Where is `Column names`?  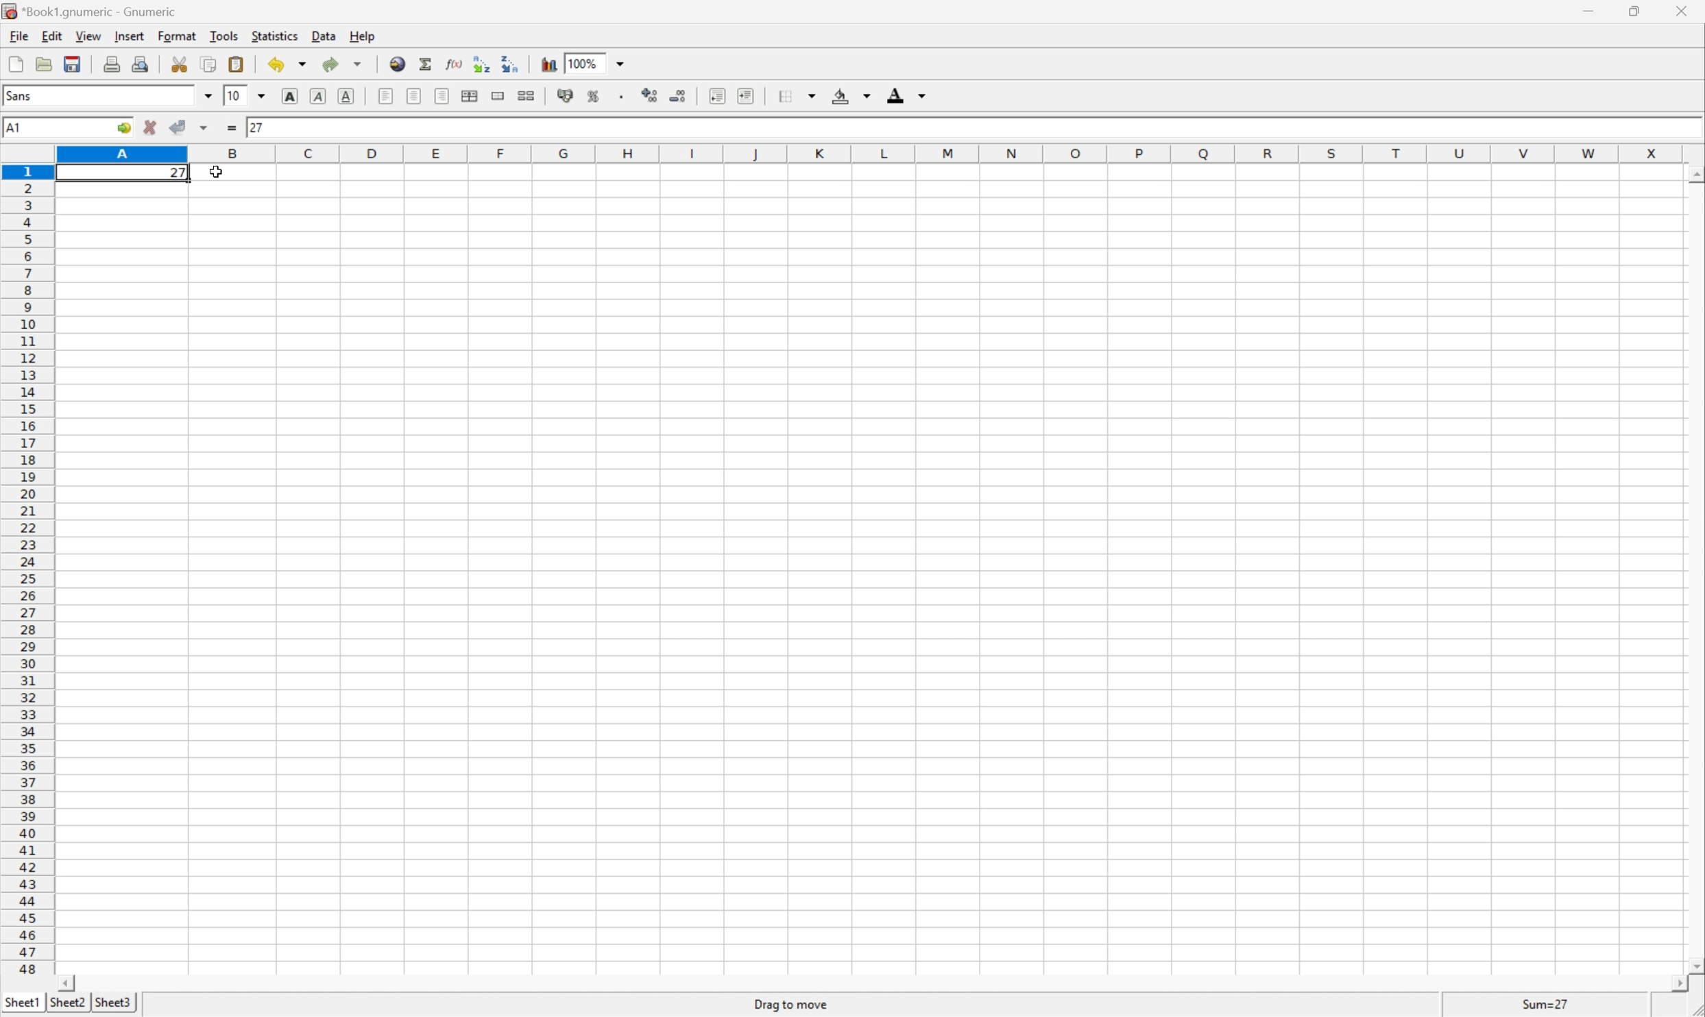
Column names is located at coordinates (873, 150).